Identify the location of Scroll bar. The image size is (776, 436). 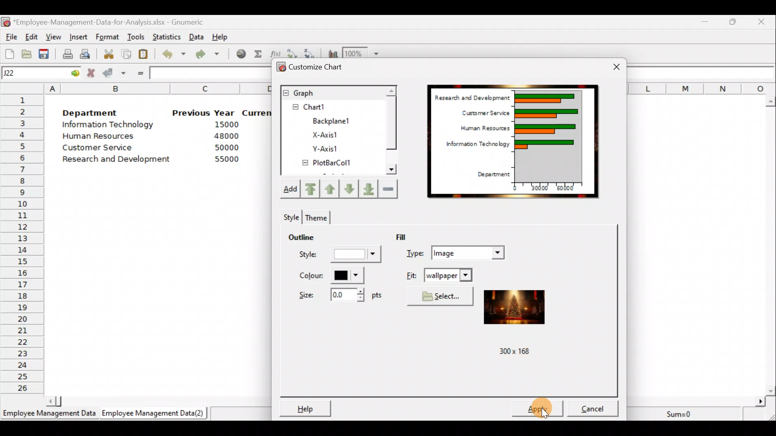
(771, 243).